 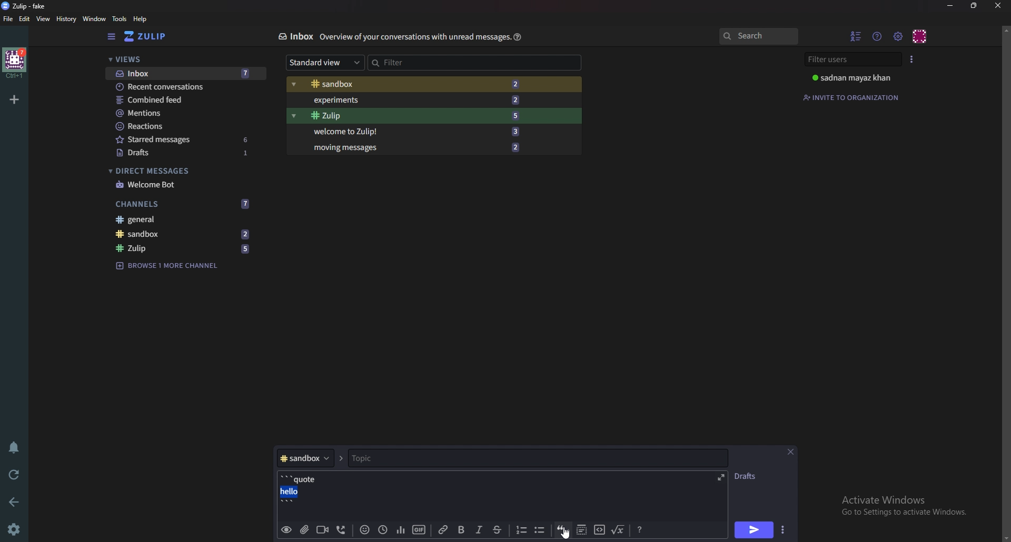 I want to click on Mentions, so click(x=180, y=114).